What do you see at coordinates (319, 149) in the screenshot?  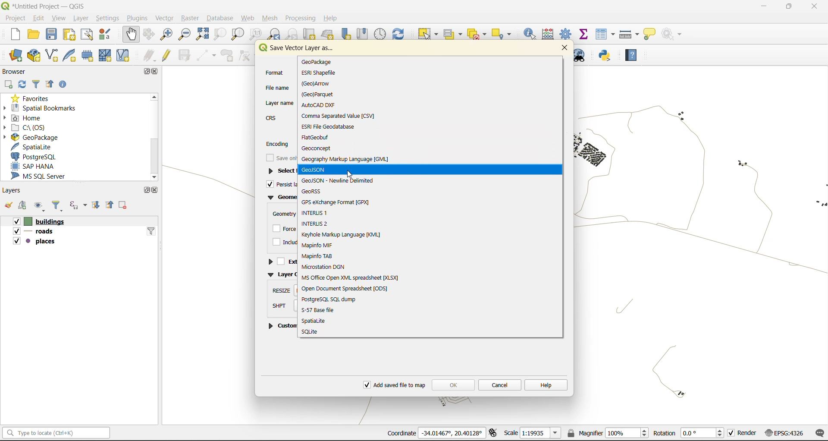 I see `geoconcept` at bounding box center [319, 149].